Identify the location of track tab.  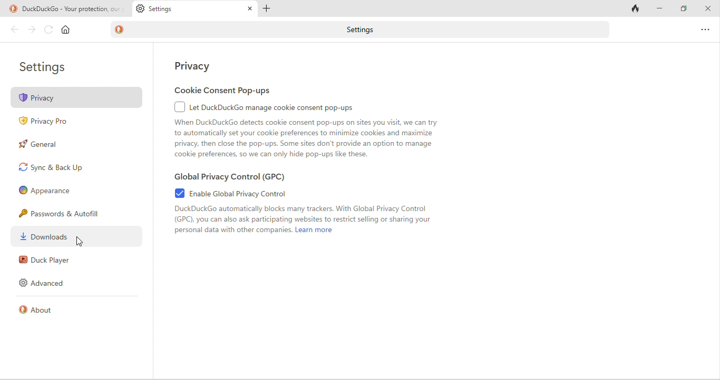
(634, 9).